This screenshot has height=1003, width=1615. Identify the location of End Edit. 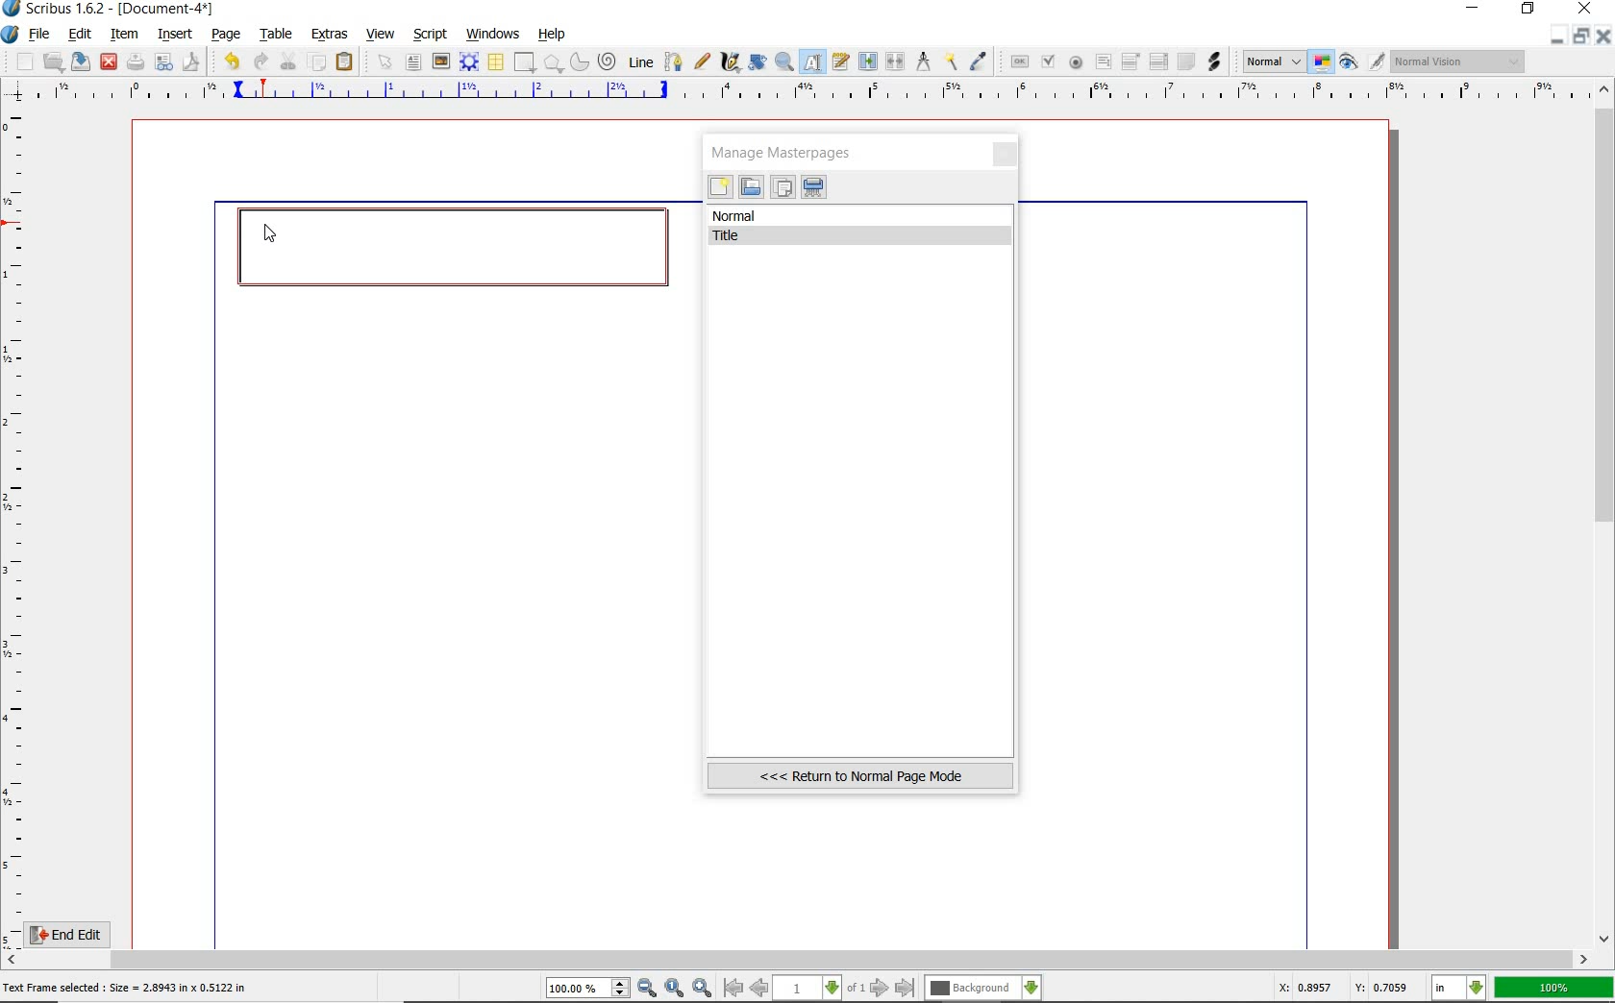
(82, 934).